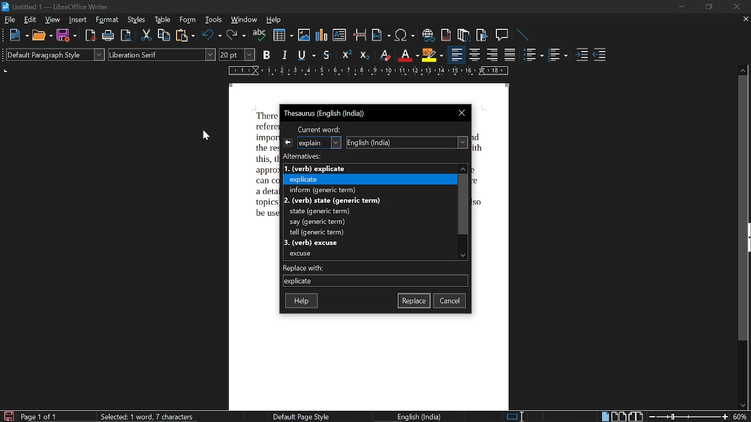 Image resolution: width=751 pixels, height=422 pixels. What do you see at coordinates (79, 21) in the screenshot?
I see `insert` at bounding box center [79, 21].